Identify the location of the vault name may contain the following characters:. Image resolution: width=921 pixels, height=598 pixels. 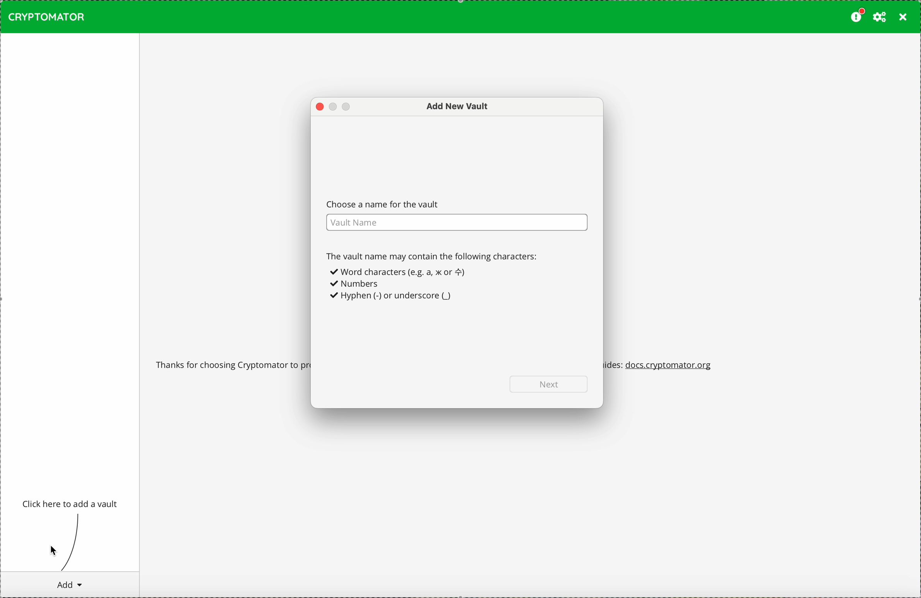
(435, 256).